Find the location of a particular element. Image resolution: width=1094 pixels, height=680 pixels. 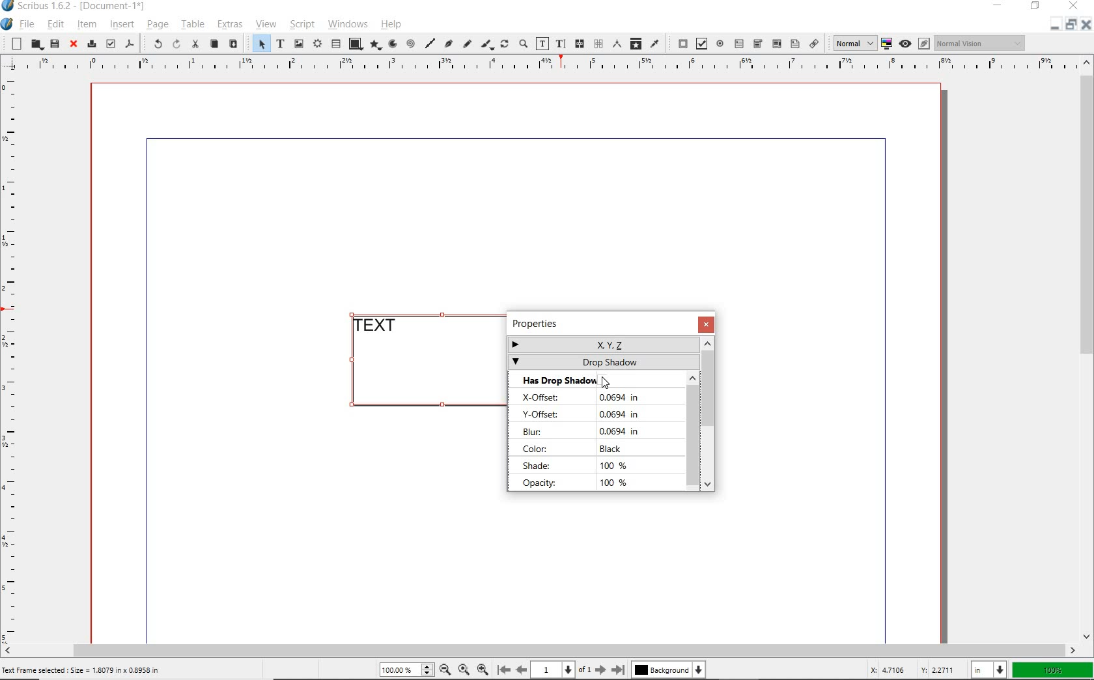

Next Page is located at coordinates (602, 670).